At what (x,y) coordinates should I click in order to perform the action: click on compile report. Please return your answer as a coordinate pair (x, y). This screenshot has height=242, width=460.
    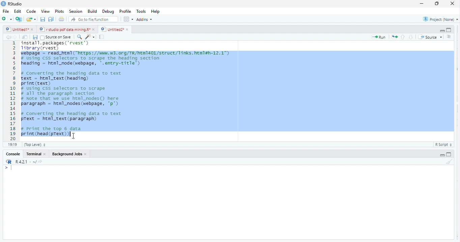
    Looking at the image, I should click on (102, 37).